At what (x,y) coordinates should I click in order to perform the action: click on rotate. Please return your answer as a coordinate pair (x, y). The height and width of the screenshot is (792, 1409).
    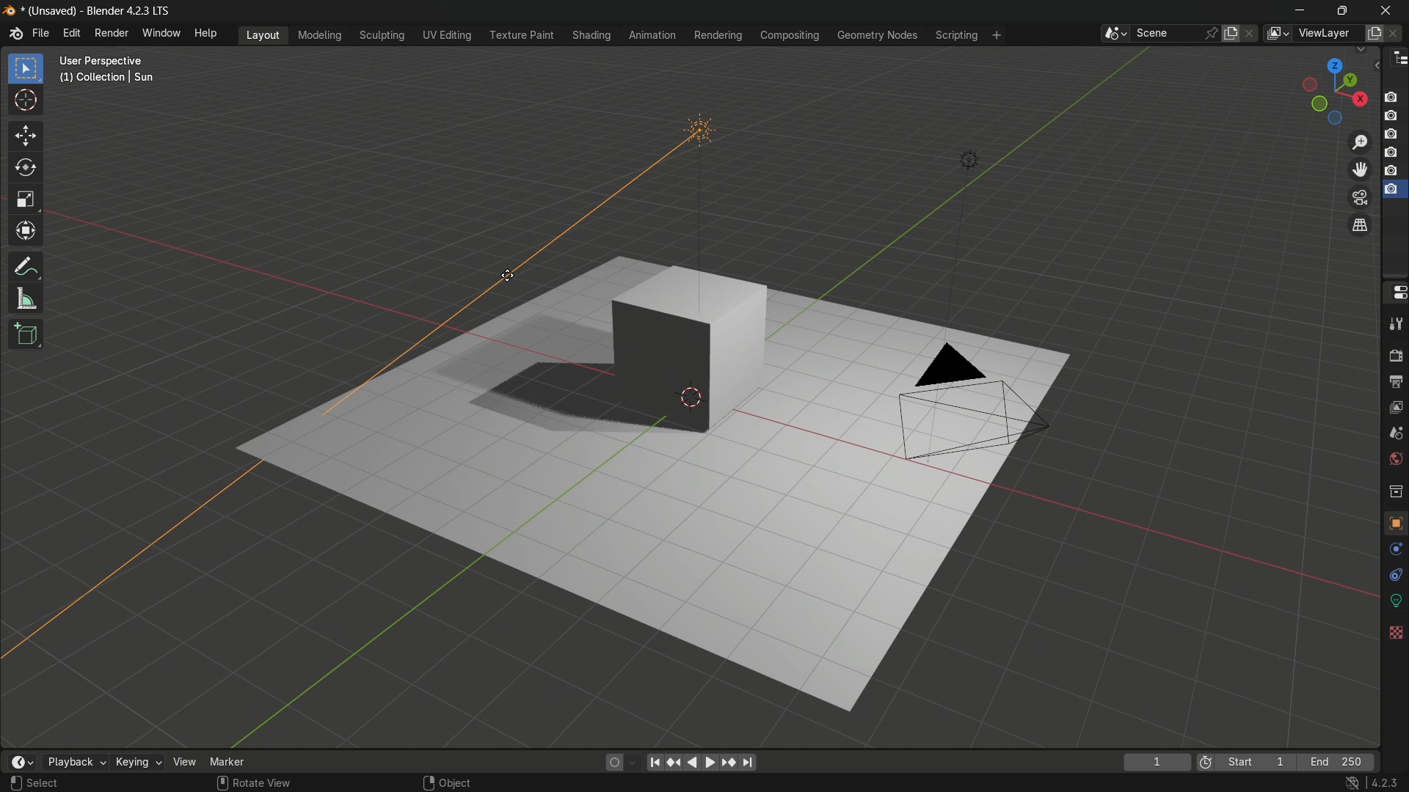
    Looking at the image, I should click on (27, 169).